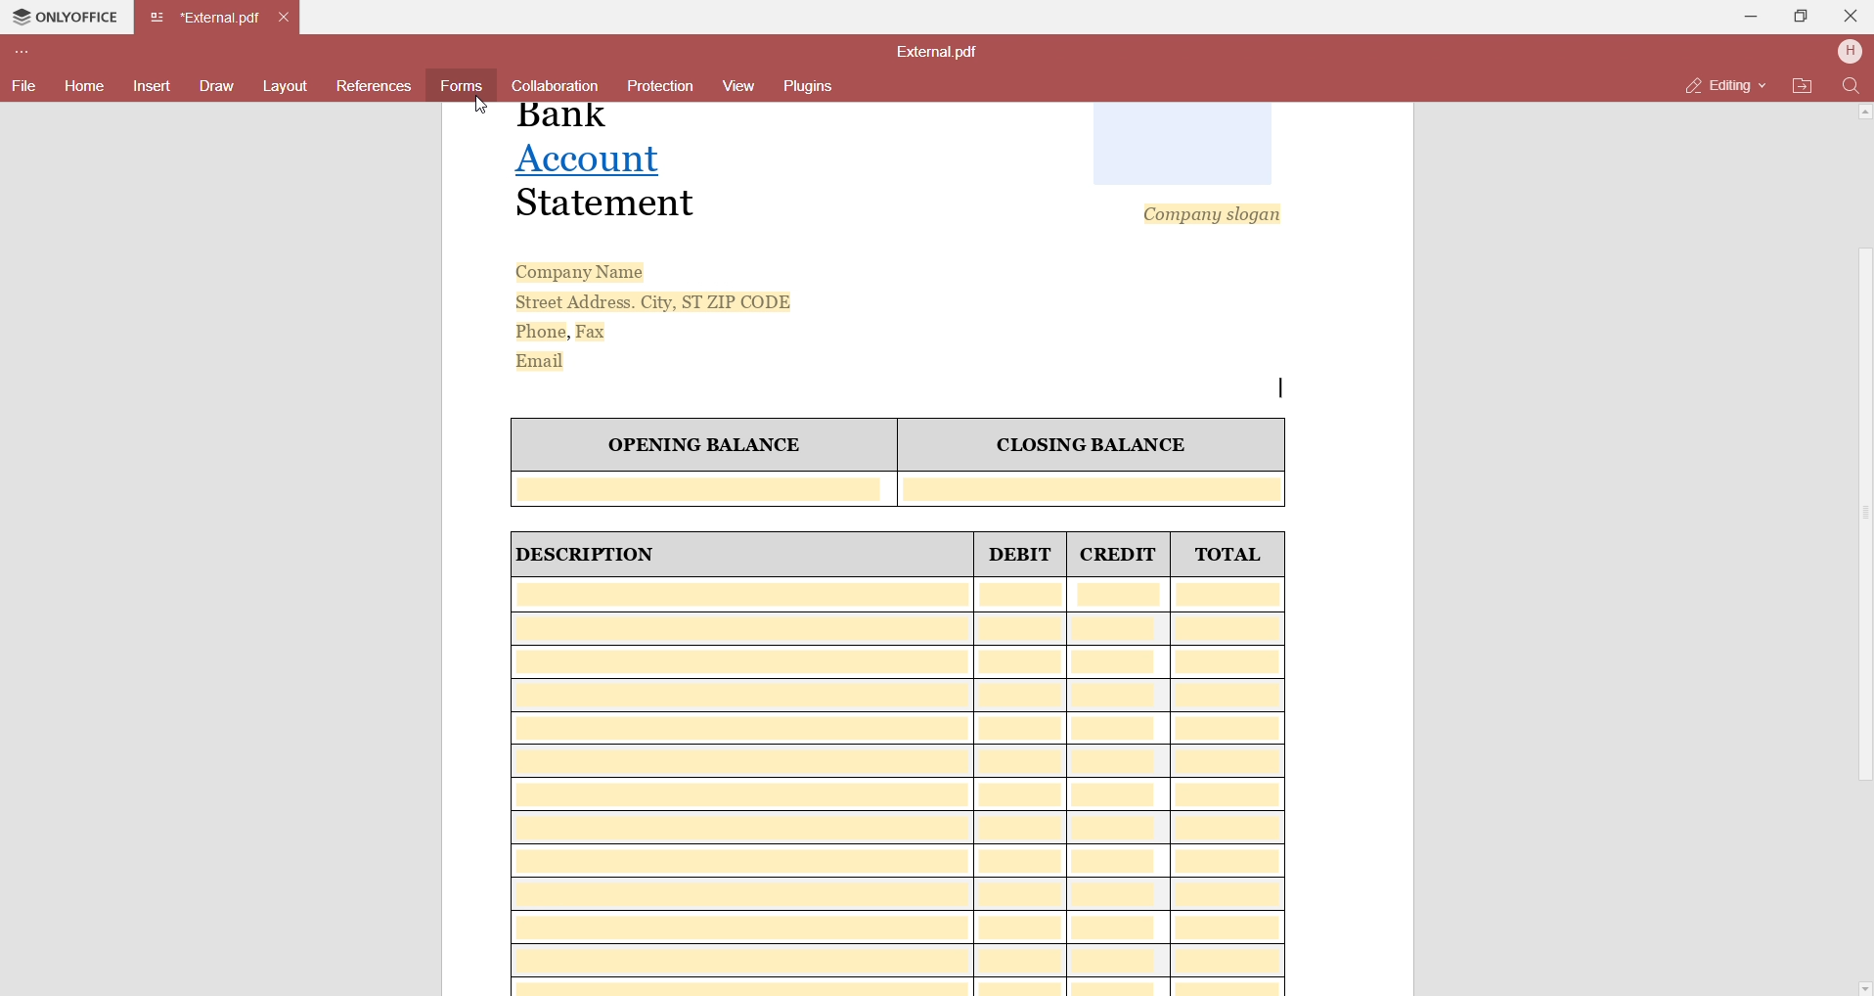  What do you see at coordinates (1718, 87) in the screenshot?
I see `Editing` at bounding box center [1718, 87].